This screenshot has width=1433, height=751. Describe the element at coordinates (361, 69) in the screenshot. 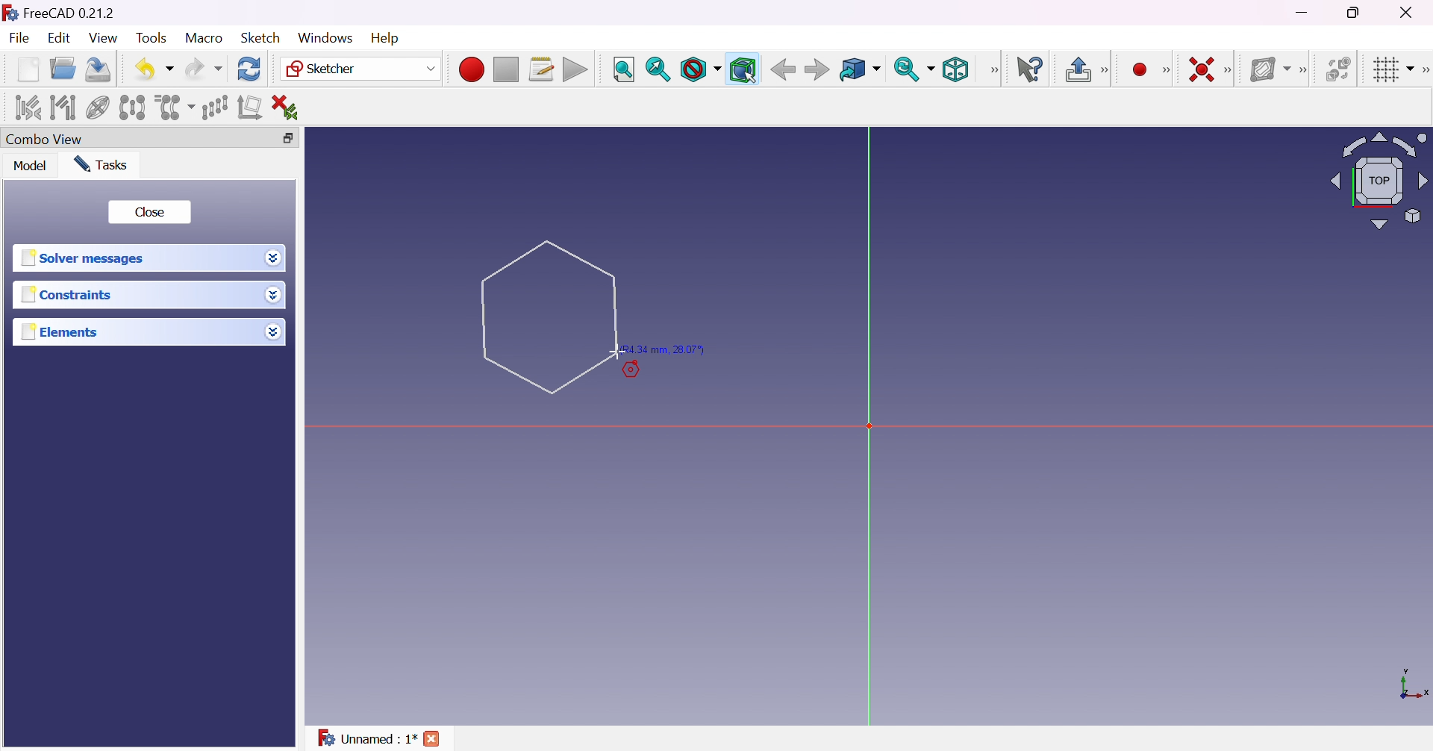

I see `Sketcher` at that location.